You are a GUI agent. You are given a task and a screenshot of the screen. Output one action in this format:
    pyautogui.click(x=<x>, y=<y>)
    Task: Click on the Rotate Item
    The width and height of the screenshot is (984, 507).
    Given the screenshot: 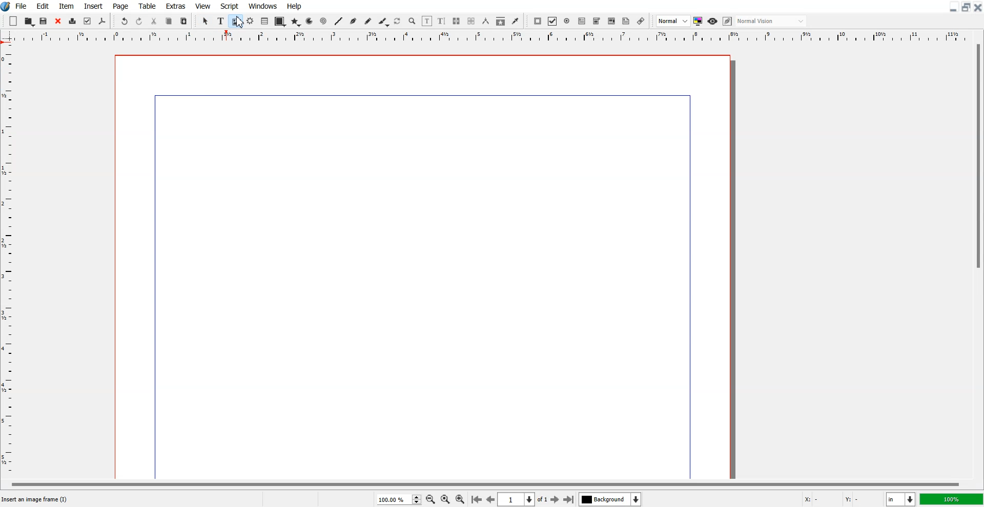 What is the action you would take?
    pyautogui.click(x=398, y=22)
    